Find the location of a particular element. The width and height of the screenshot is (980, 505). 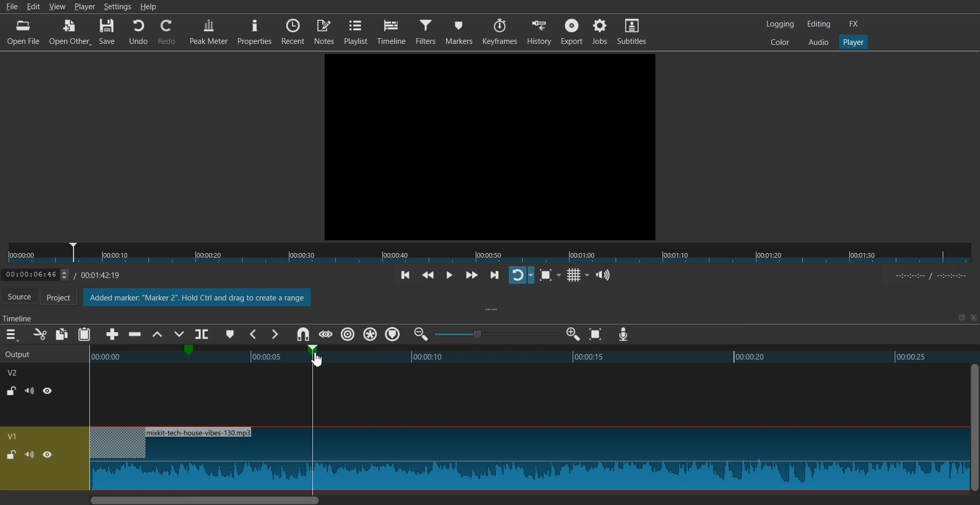

V1 is located at coordinates (14, 436).